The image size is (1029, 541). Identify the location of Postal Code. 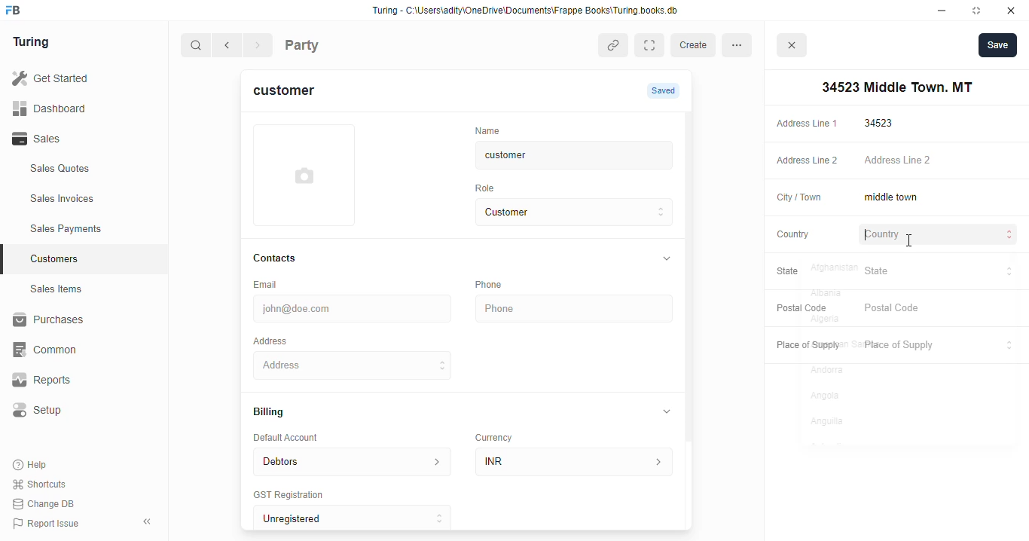
(799, 307).